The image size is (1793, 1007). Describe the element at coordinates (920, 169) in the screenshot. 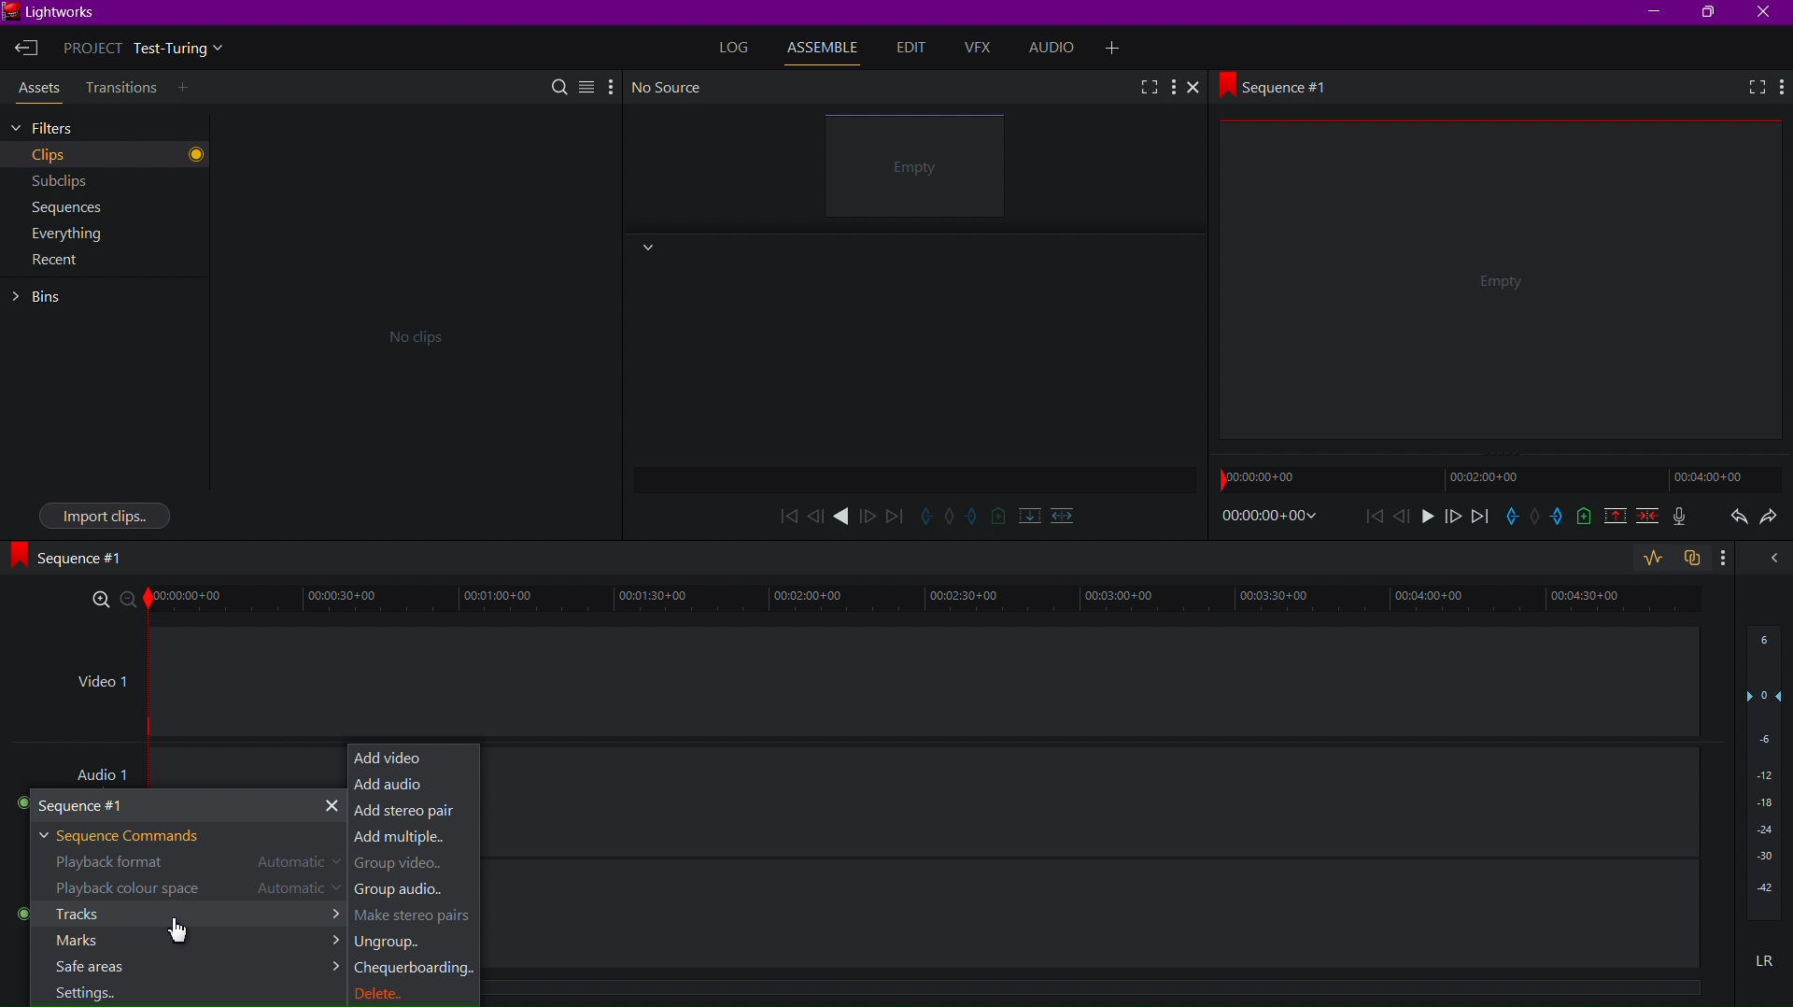

I see `Source View` at that location.